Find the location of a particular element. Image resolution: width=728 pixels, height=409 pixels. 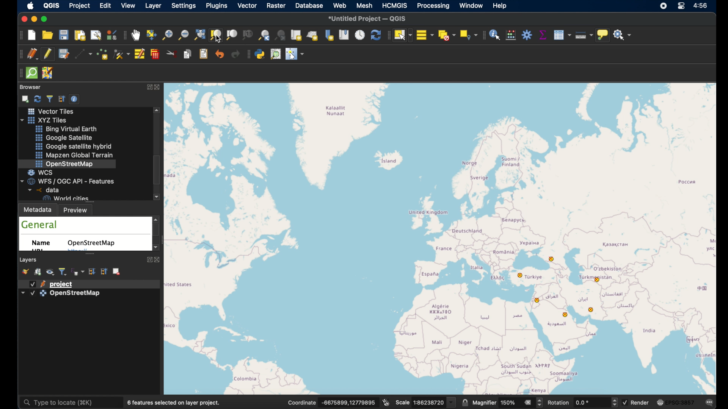

google satellite is located at coordinates (64, 138).